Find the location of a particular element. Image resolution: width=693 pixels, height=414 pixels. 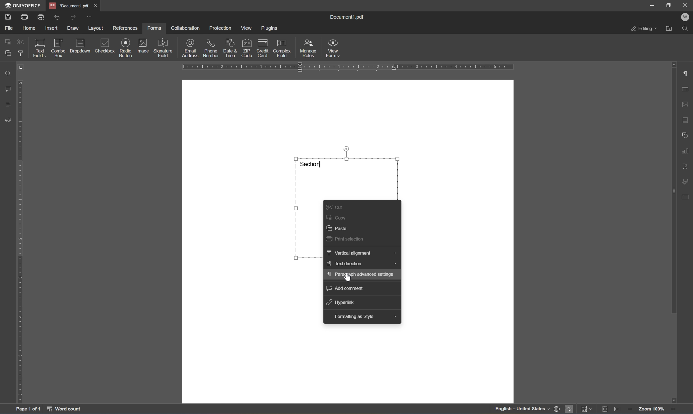

comments is located at coordinates (8, 88).